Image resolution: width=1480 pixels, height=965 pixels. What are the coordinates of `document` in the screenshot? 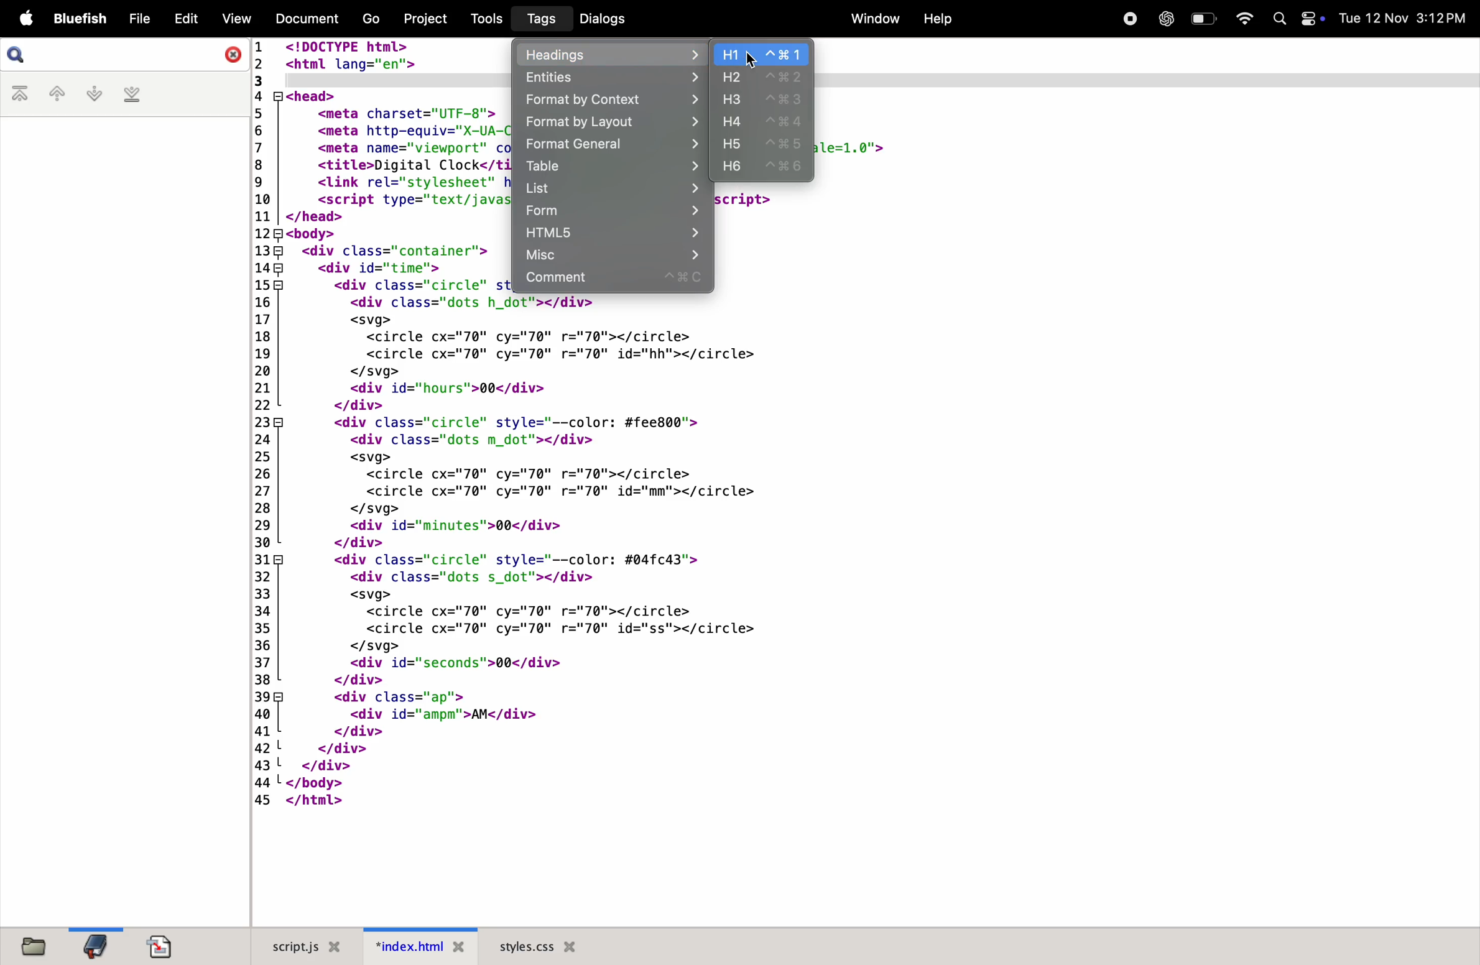 It's located at (160, 946).